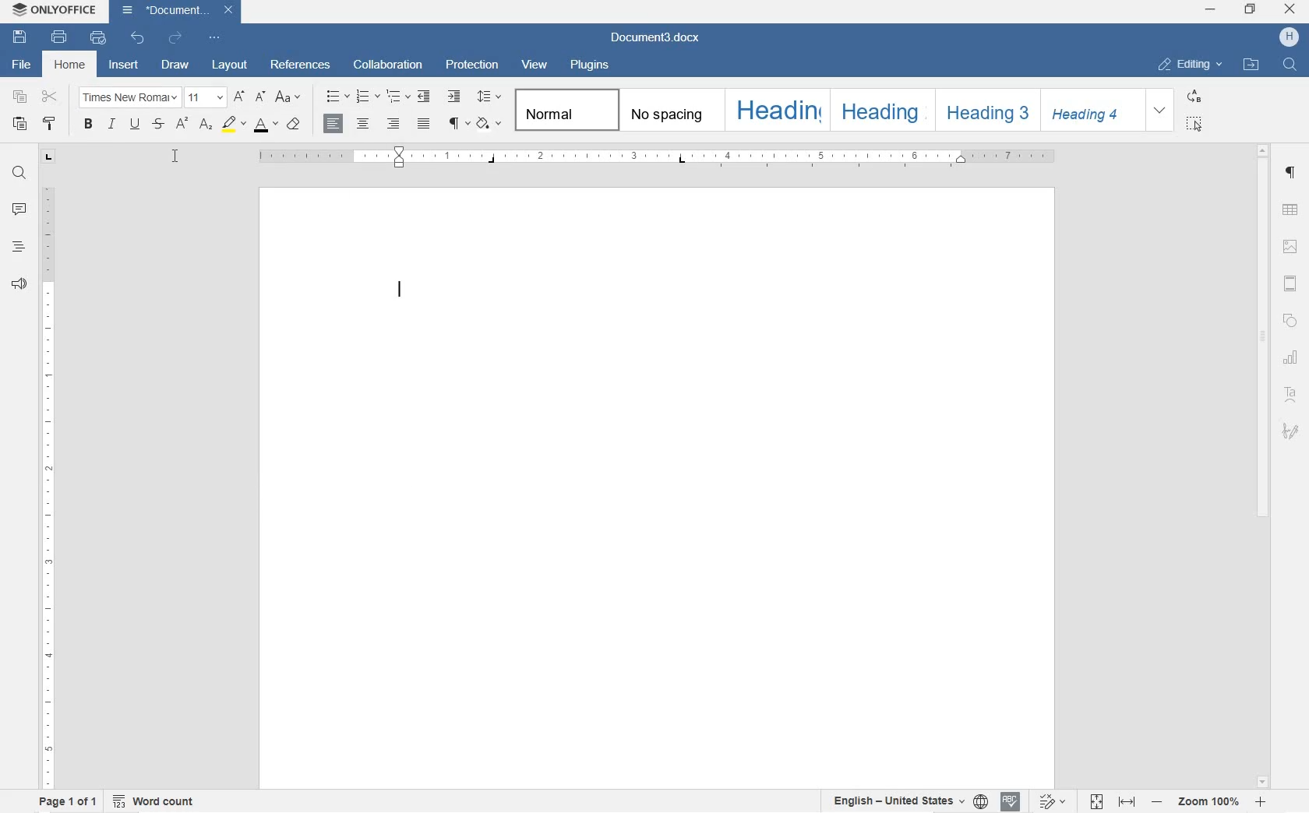  What do you see at coordinates (490, 123) in the screenshot?
I see `SHADING` at bounding box center [490, 123].